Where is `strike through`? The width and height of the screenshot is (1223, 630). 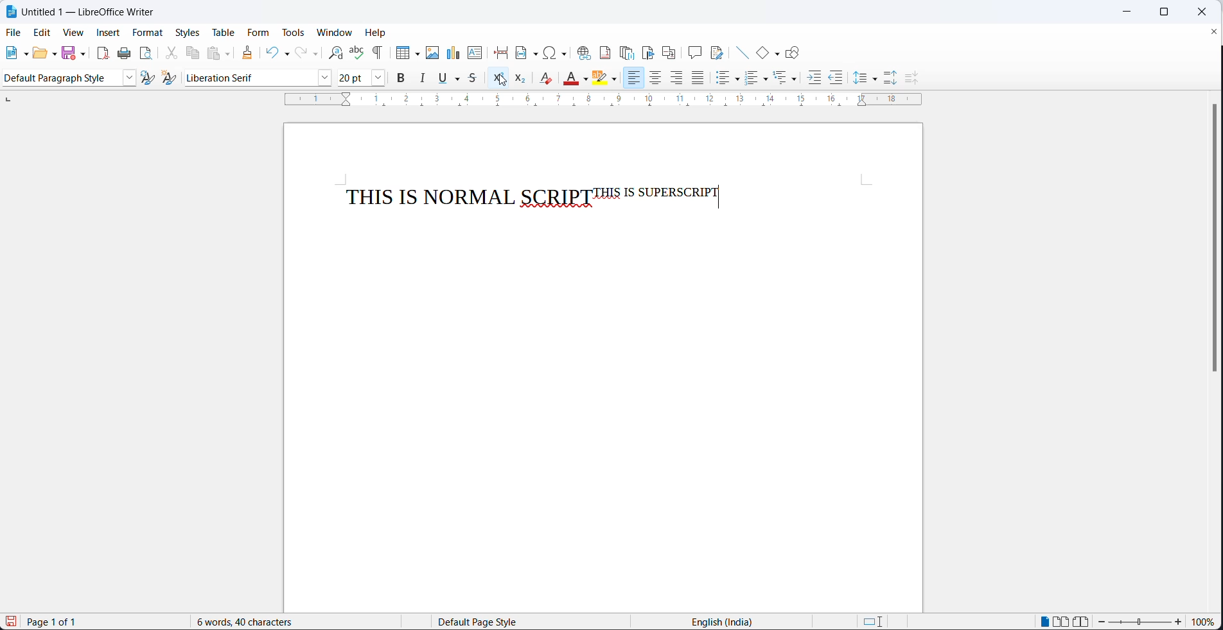 strike through is located at coordinates (477, 78).